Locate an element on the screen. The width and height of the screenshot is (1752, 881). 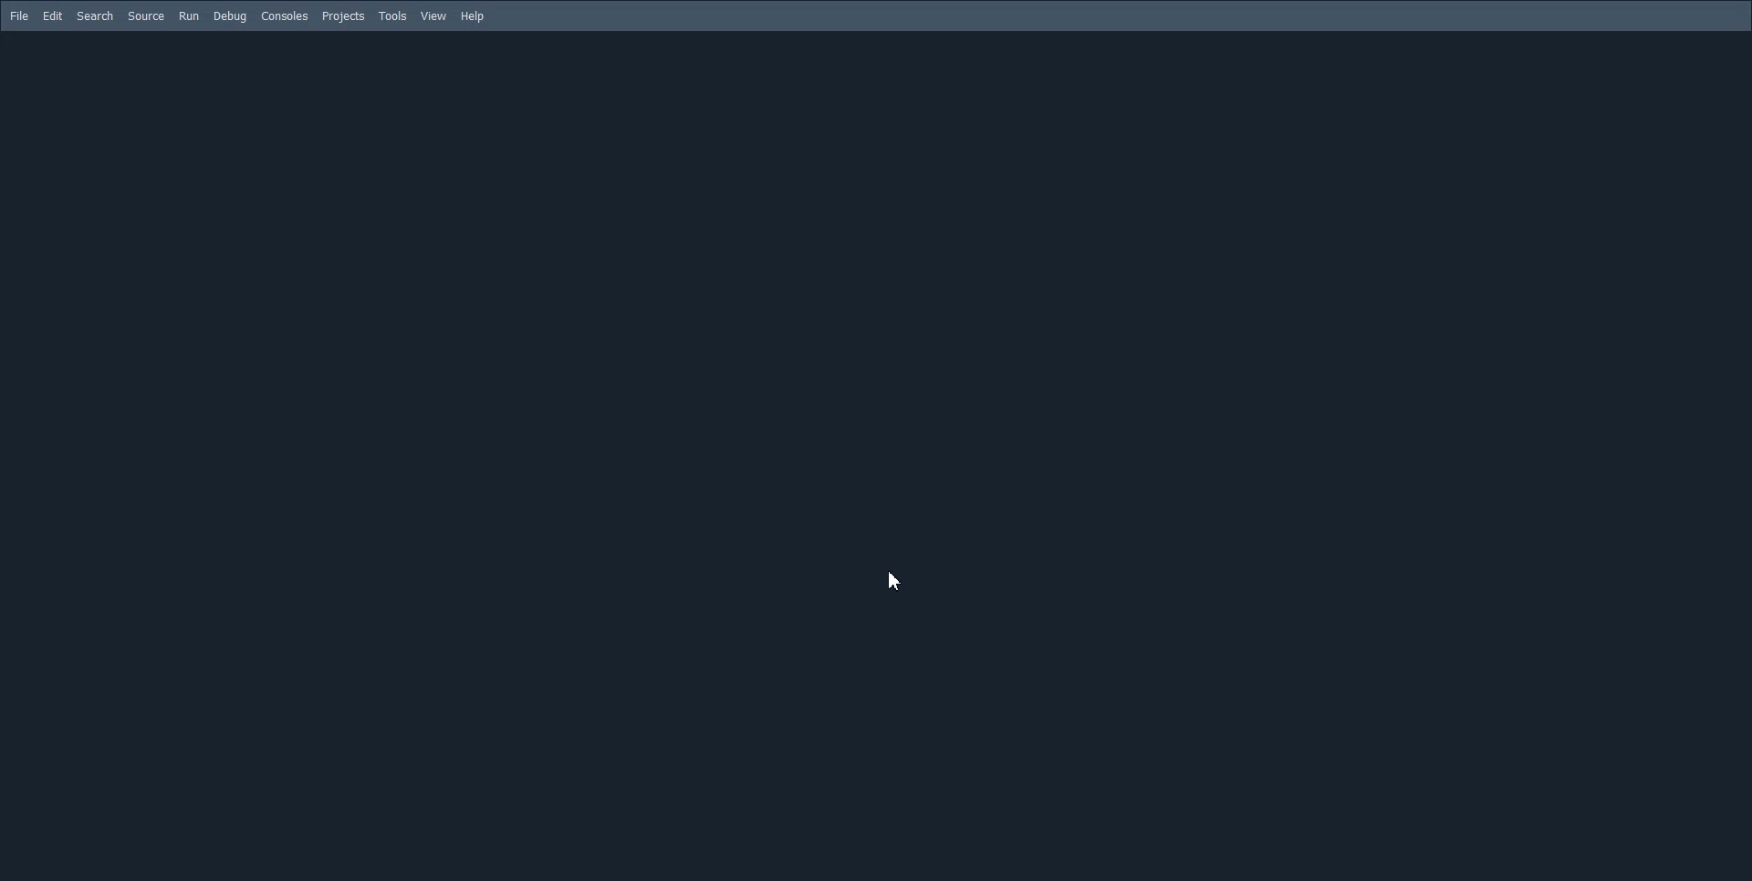
Tools is located at coordinates (394, 16).